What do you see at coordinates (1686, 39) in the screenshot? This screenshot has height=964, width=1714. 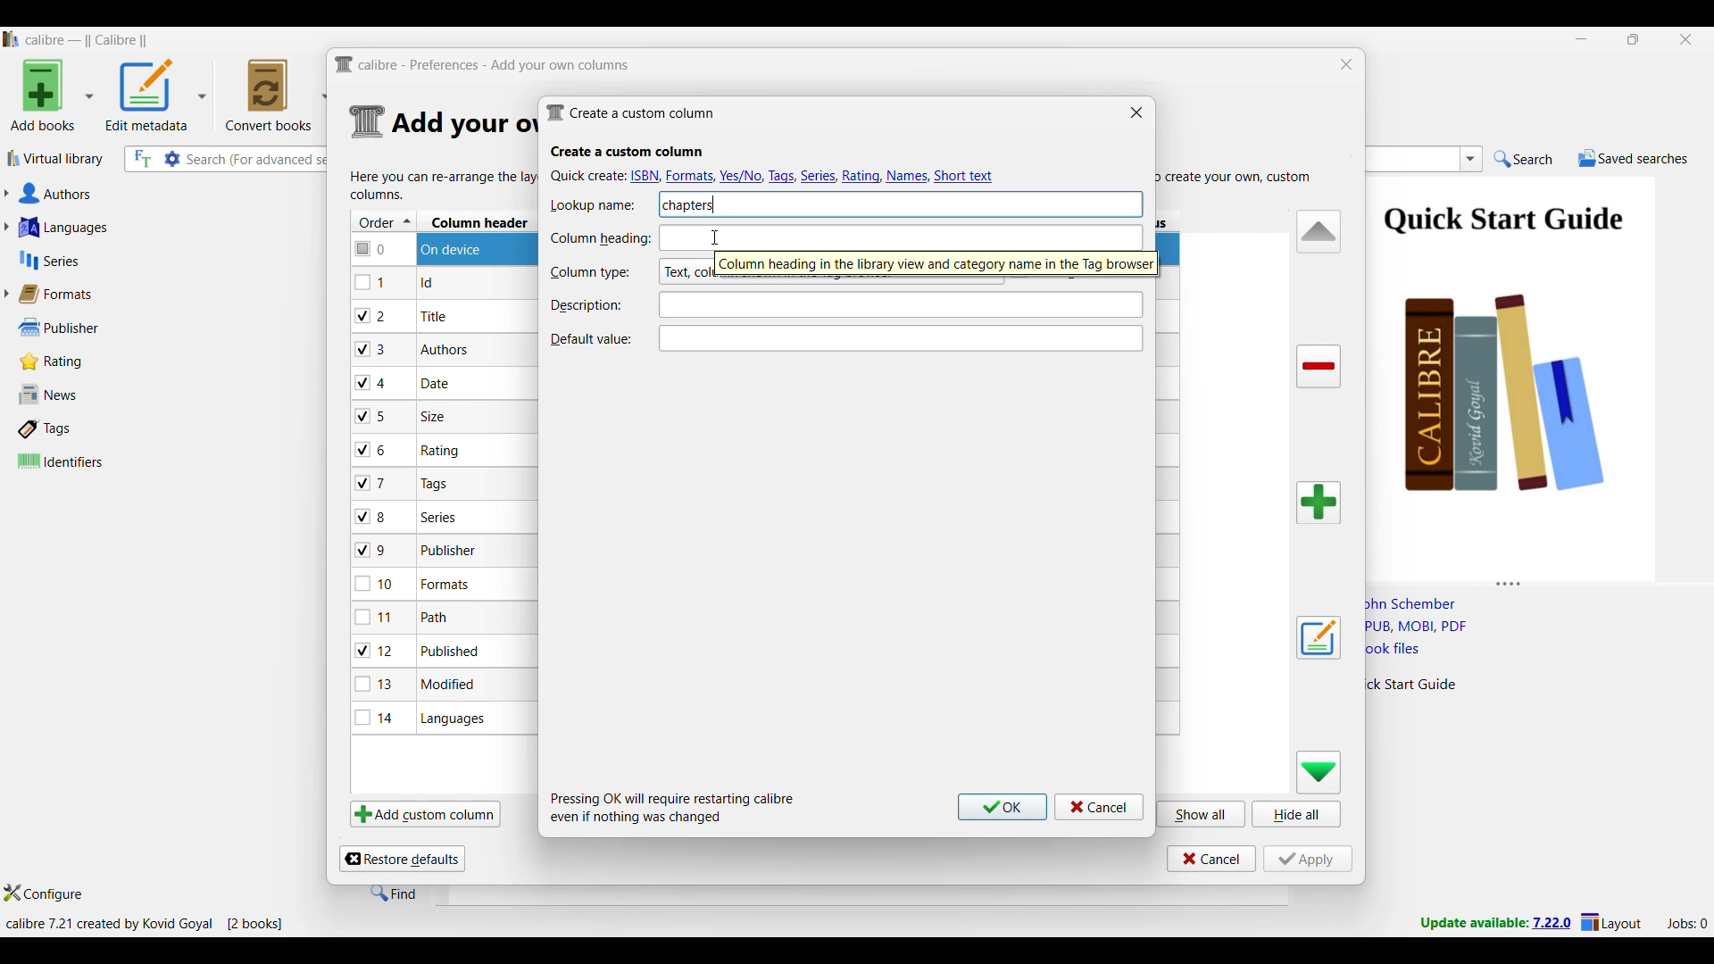 I see `Close interface` at bounding box center [1686, 39].